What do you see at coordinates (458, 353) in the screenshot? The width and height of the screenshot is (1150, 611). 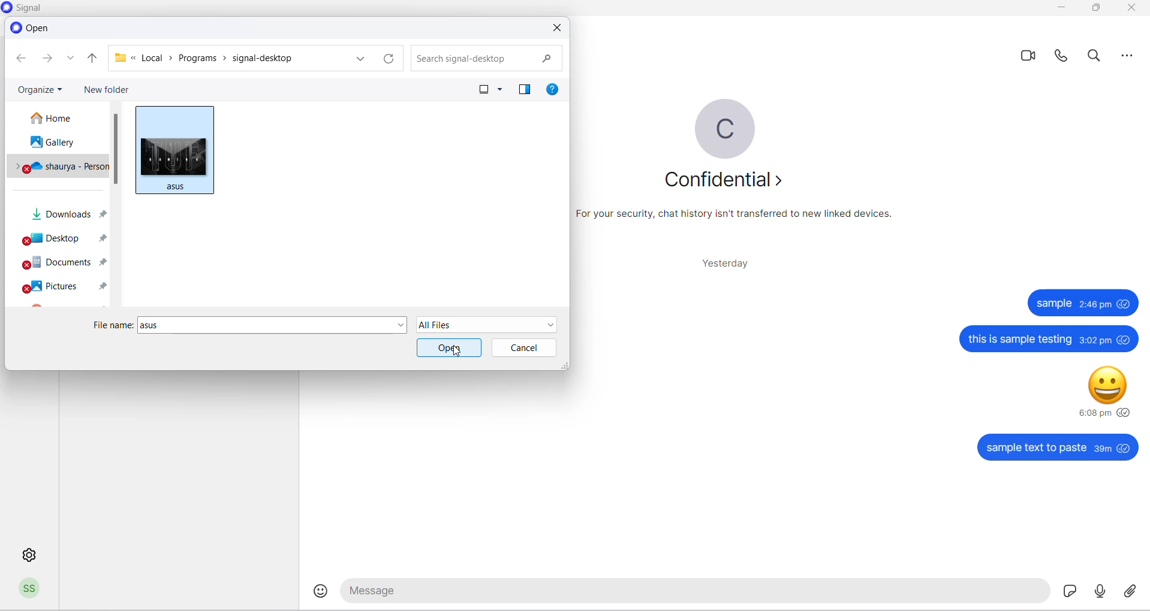 I see `cursor` at bounding box center [458, 353].